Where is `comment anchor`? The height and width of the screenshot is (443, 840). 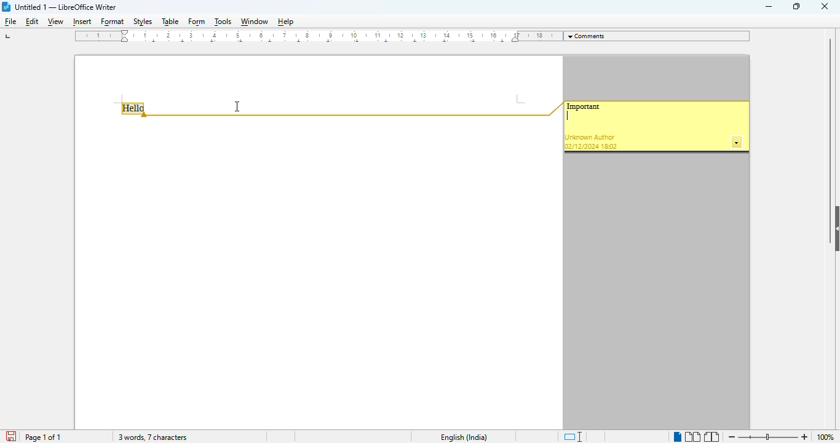
comment anchor is located at coordinates (357, 110).